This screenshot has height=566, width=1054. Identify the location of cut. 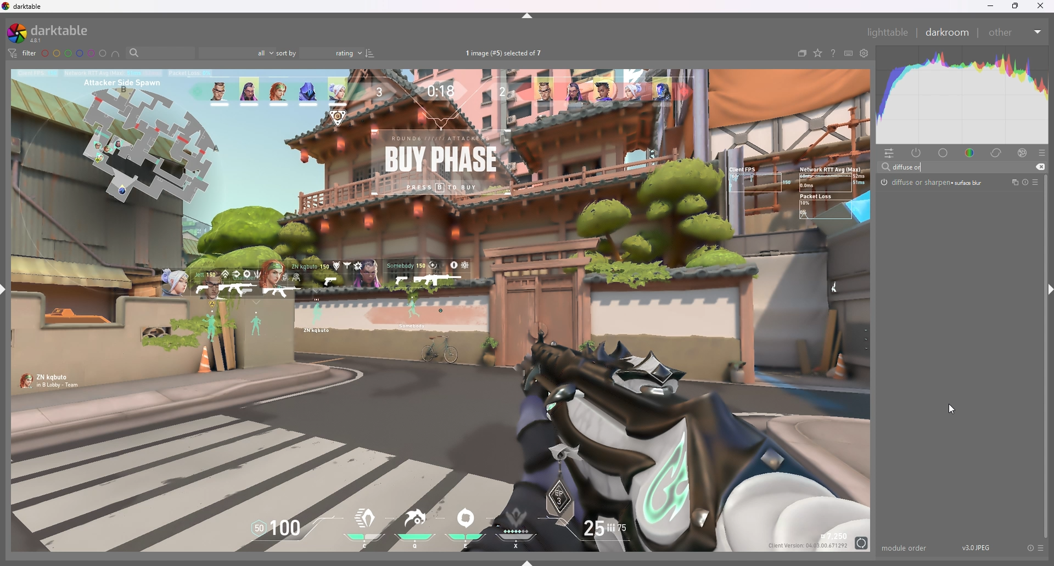
(1040, 167).